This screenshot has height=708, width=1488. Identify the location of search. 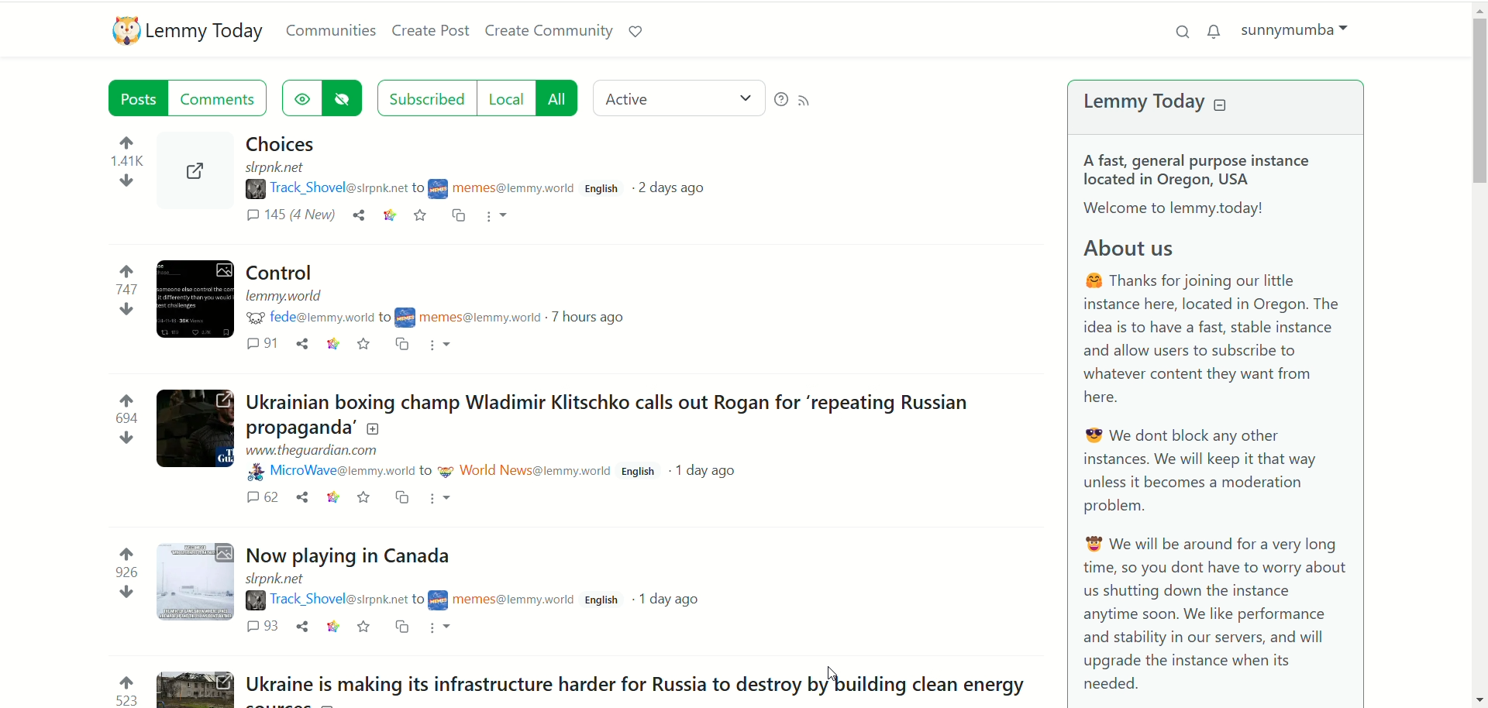
(1176, 32).